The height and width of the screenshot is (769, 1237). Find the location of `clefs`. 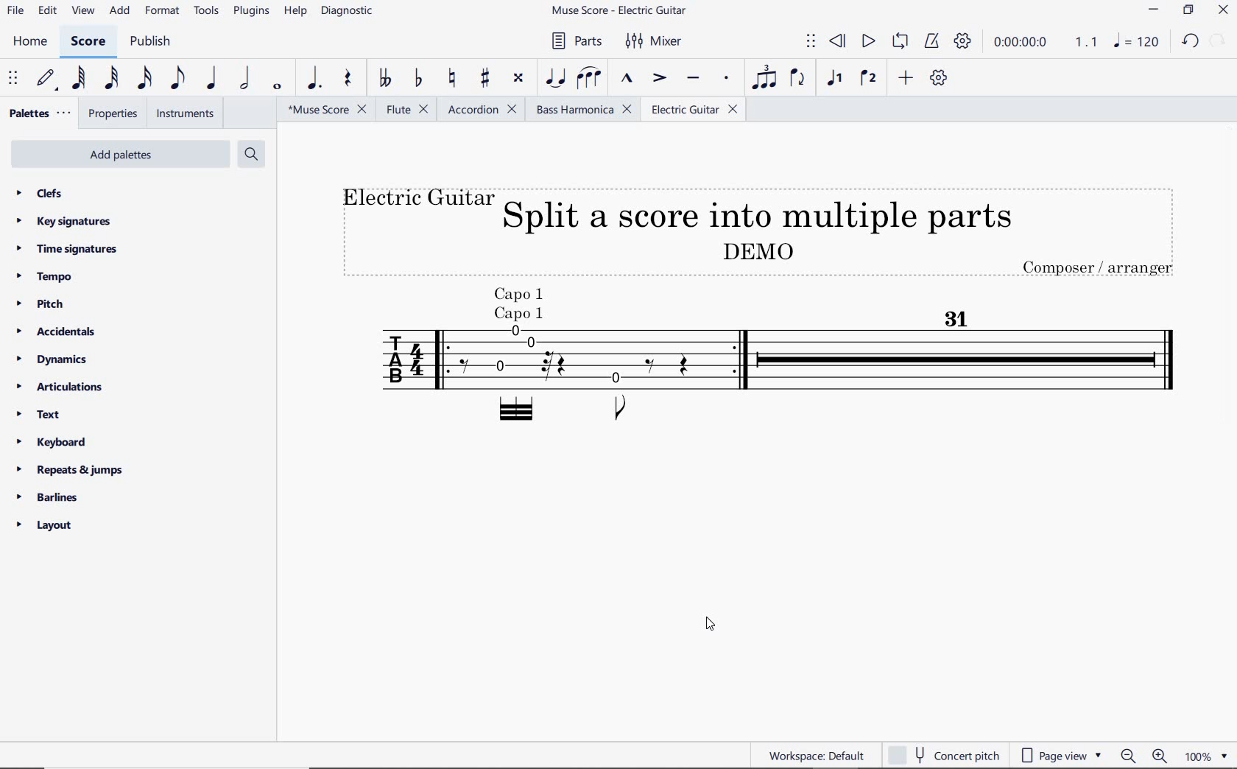

clefs is located at coordinates (34, 192).